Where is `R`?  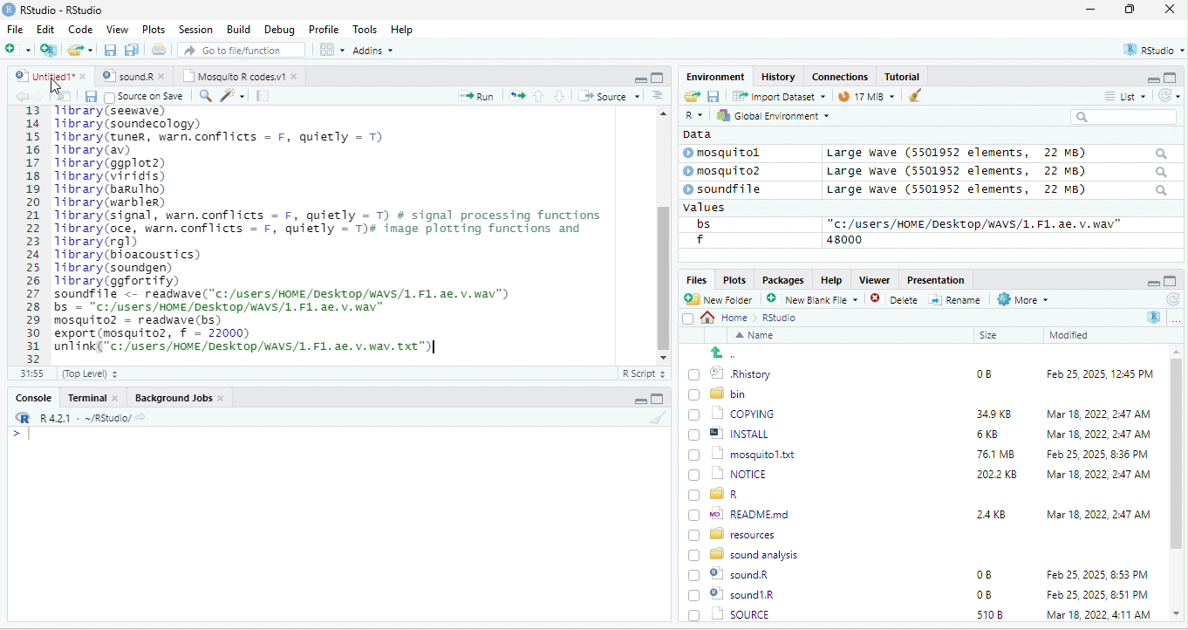
R is located at coordinates (1155, 317).